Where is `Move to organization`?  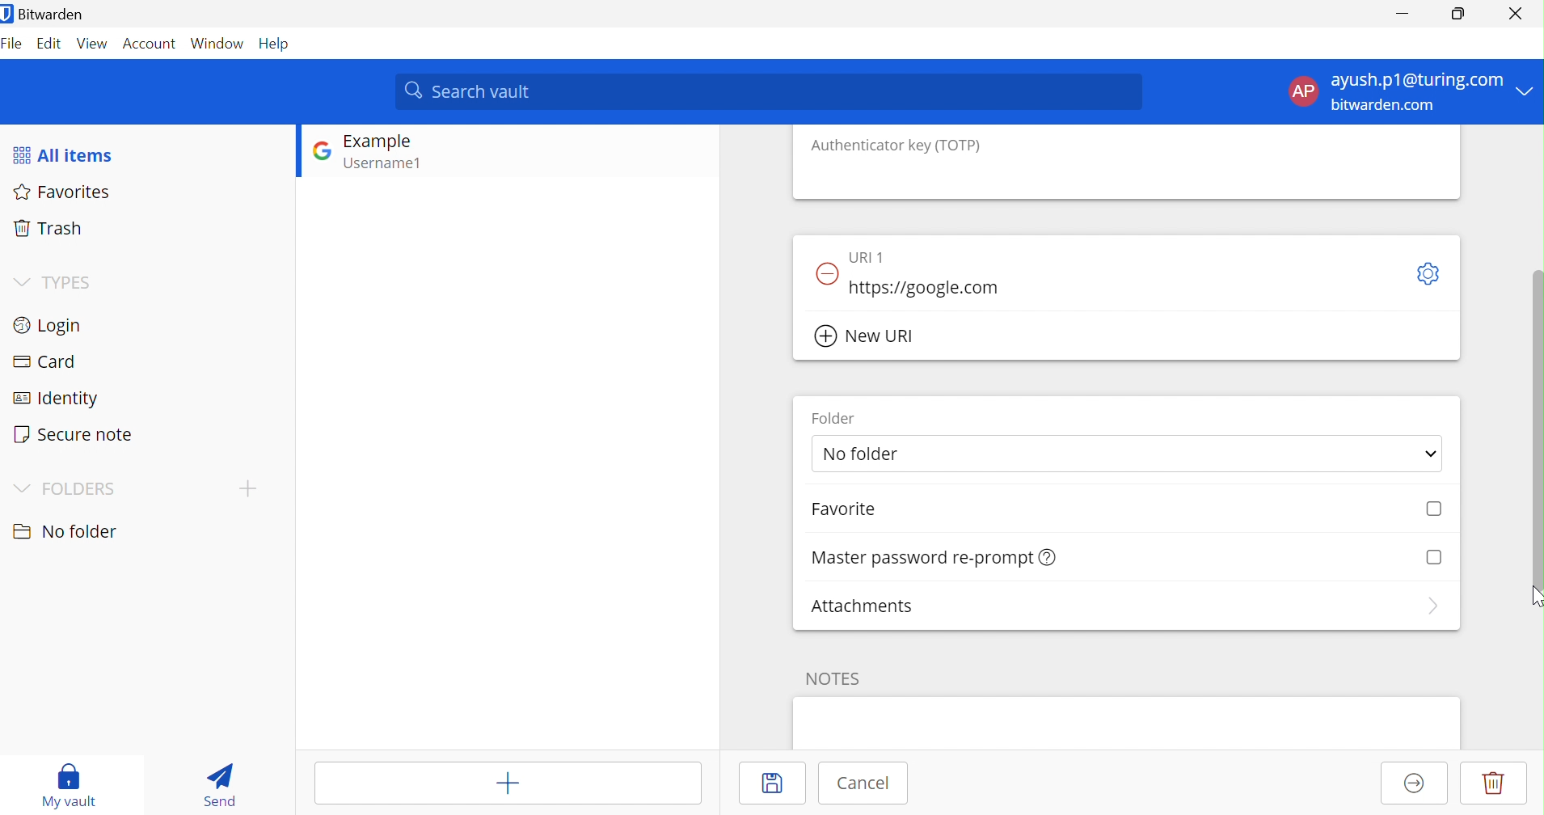 Move to organization is located at coordinates (1413, 784).